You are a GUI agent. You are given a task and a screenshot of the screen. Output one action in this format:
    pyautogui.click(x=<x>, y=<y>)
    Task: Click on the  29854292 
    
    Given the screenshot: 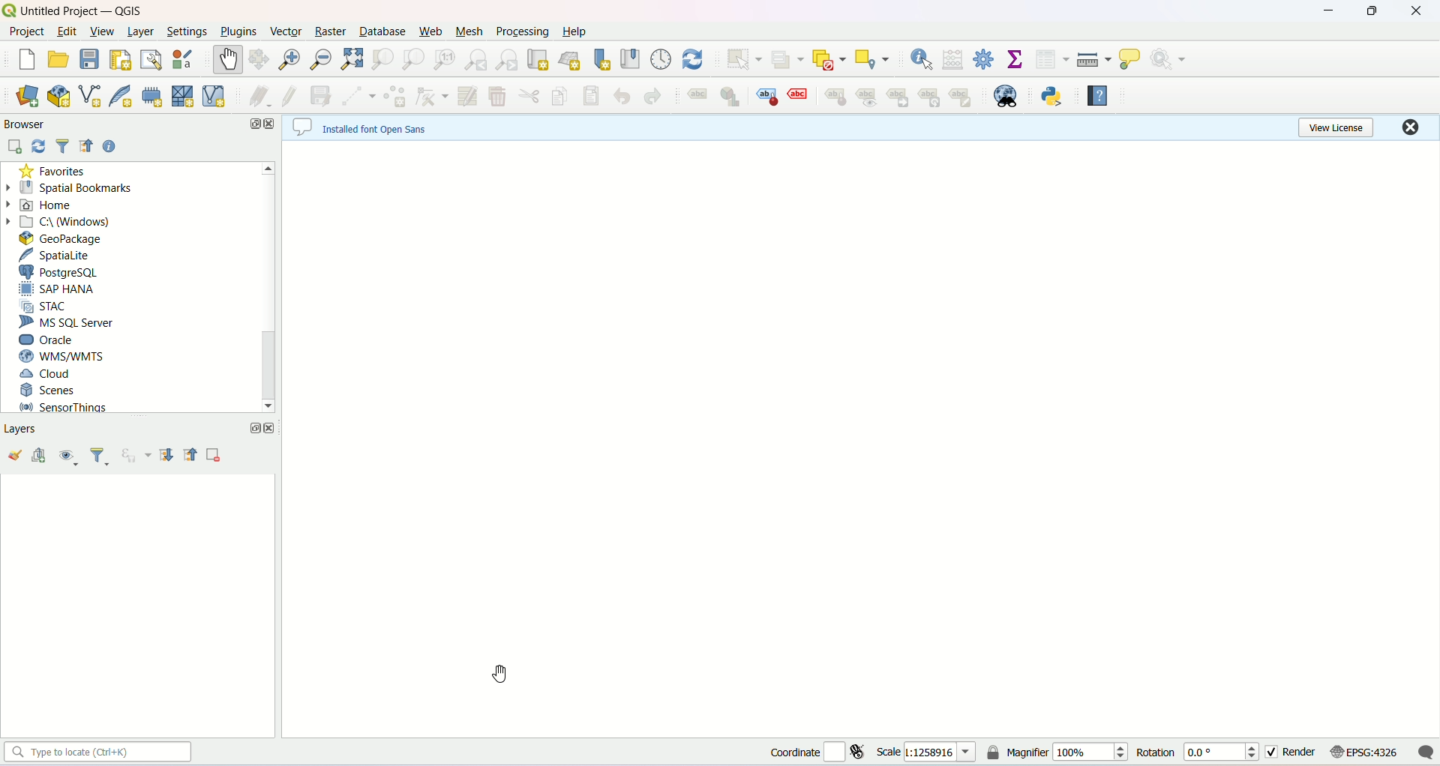 What is the action you would take?
    pyautogui.click(x=939, y=752)
    